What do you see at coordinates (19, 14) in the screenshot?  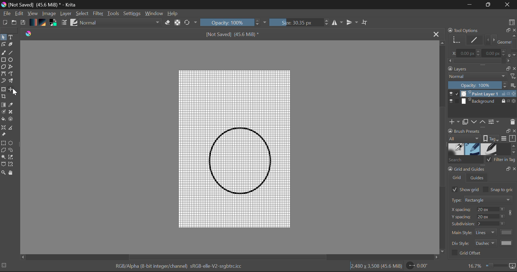 I see `Edit` at bounding box center [19, 14].